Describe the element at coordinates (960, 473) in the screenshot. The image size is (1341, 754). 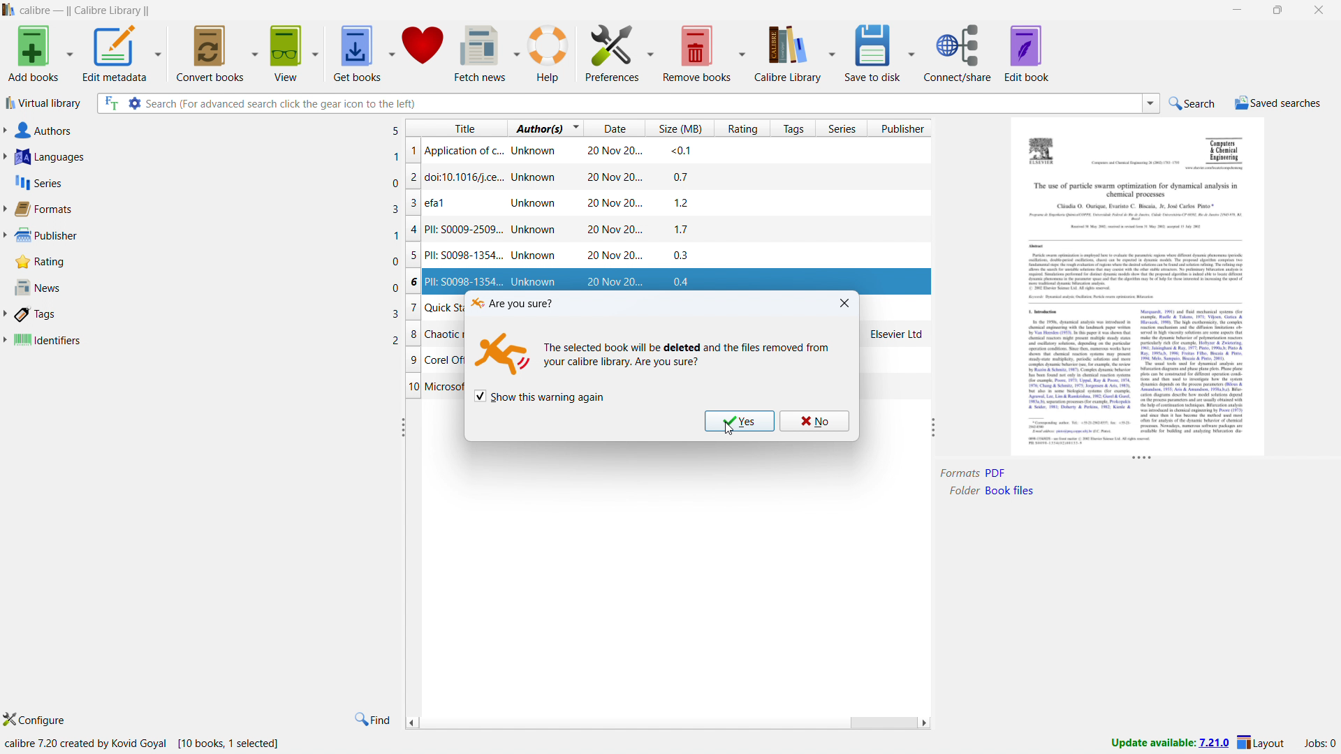
I see `Formats` at that location.